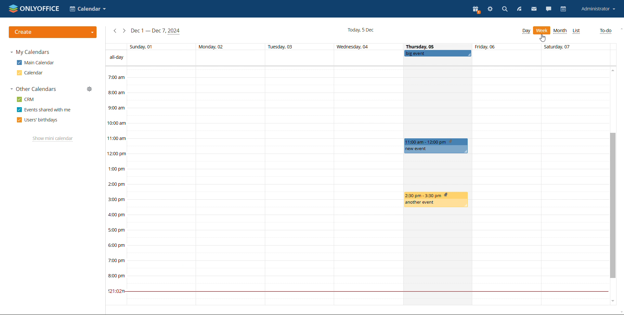  I want to click on cursor, so click(546, 37).